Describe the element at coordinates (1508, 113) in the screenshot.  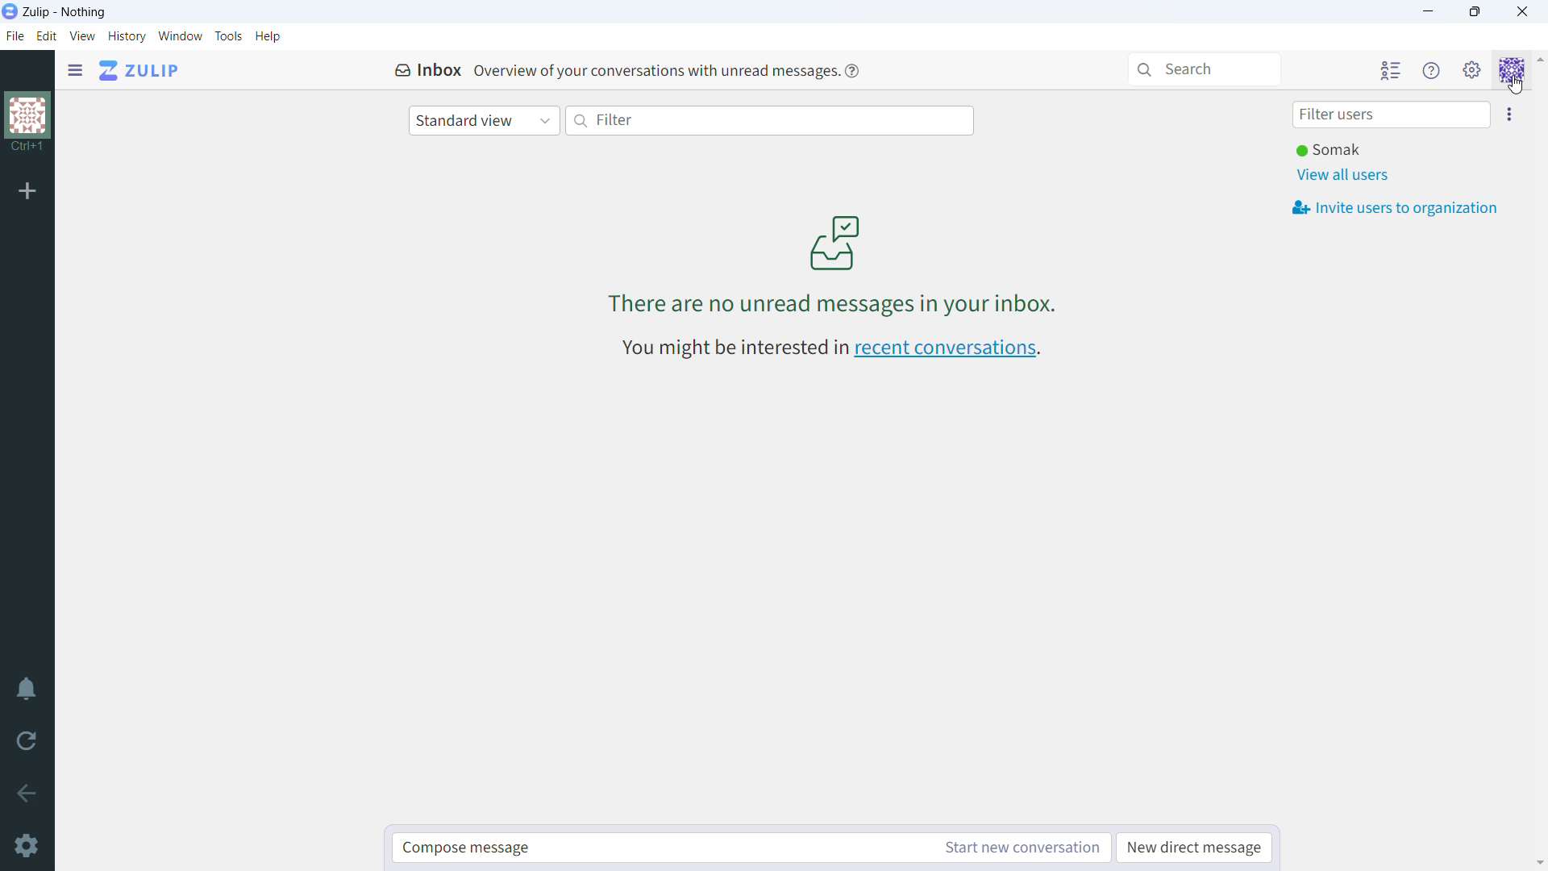
I see `invite users to organization` at that location.